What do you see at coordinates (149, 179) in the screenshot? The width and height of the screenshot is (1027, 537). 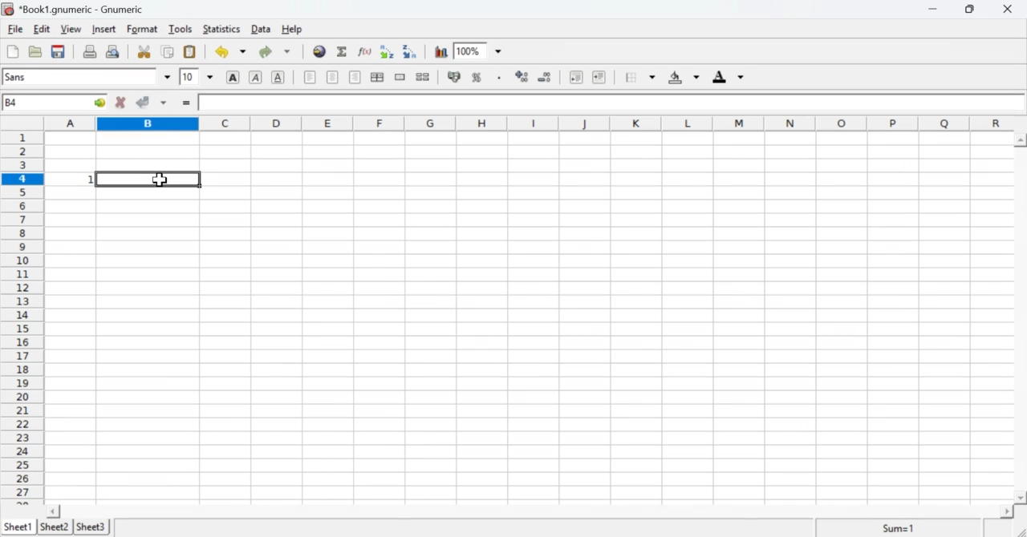 I see `selected cell` at bounding box center [149, 179].